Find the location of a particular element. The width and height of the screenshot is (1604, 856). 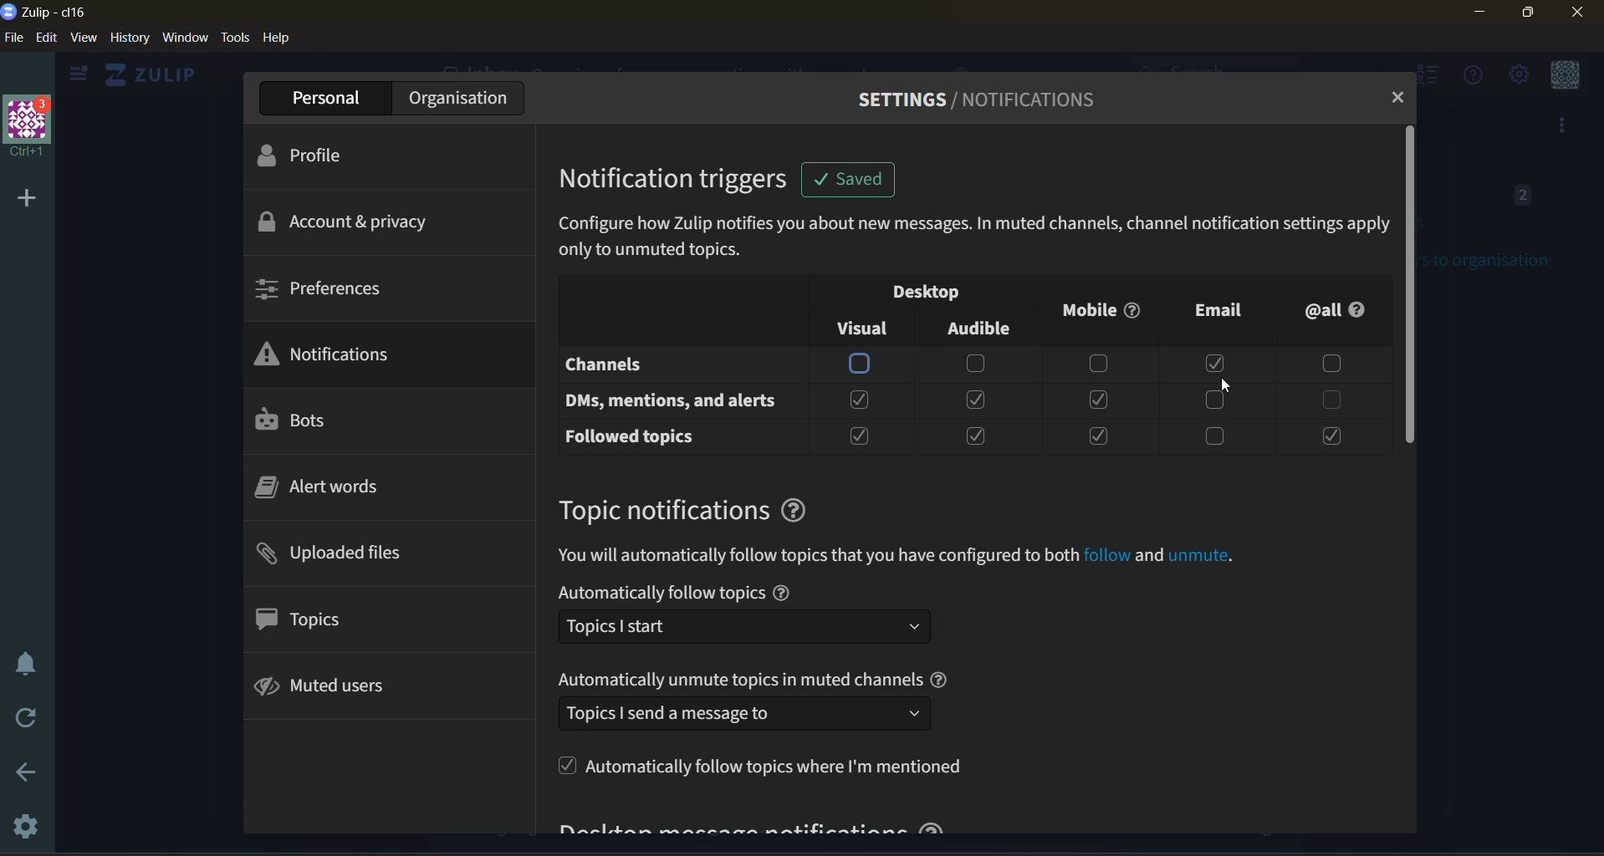

topics is located at coordinates (321, 620).